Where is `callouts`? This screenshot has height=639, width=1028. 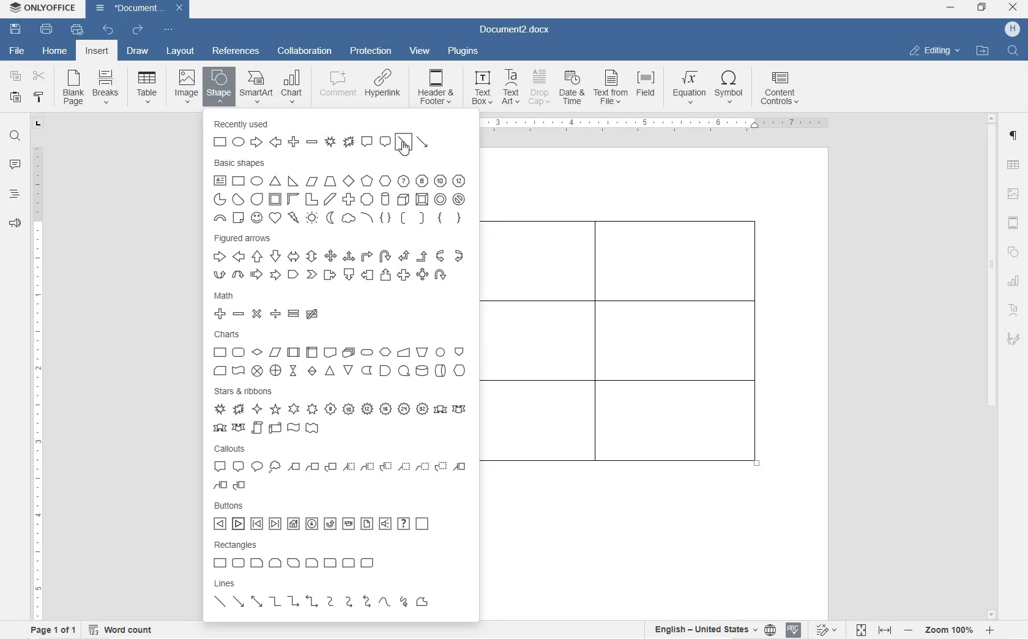
callouts is located at coordinates (339, 468).